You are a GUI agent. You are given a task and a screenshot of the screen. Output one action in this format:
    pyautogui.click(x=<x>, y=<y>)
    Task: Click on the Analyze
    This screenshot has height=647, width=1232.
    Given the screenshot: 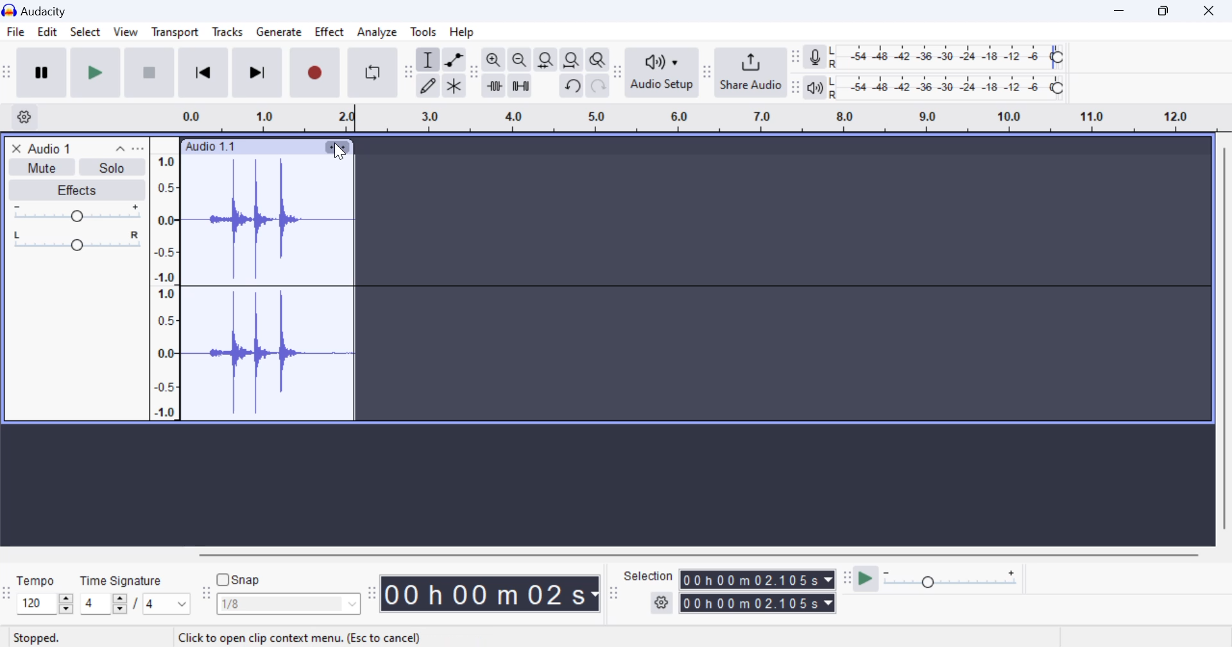 What is the action you would take?
    pyautogui.click(x=377, y=32)
    